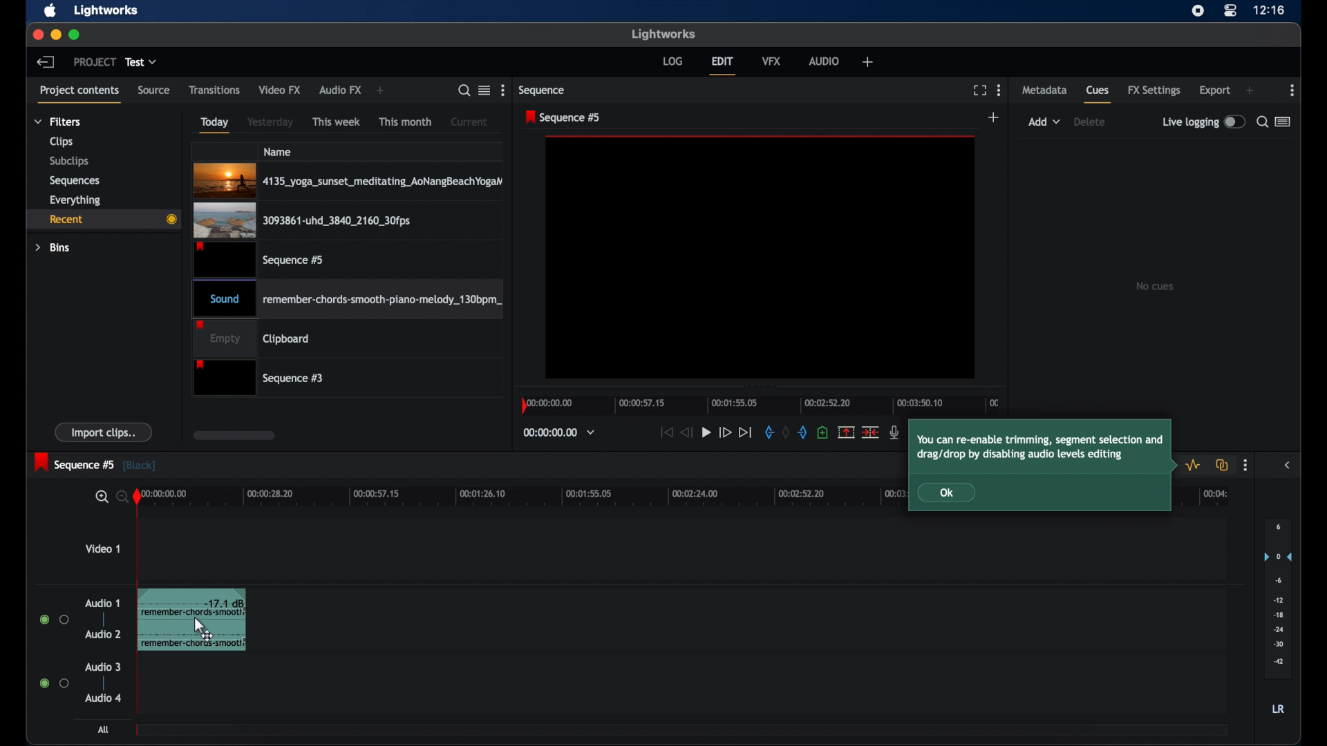  Describe the element at coordinates (137, 497) in the screenshot. I see `playhead` at that location.